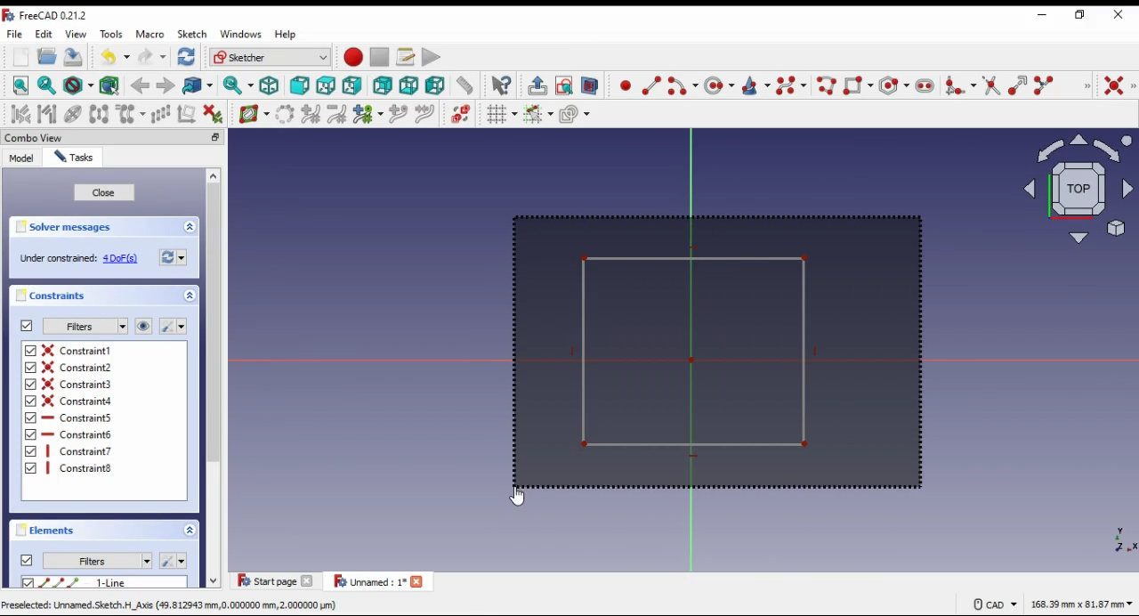  Describe the element at coordinates (97, 561) in the screenshot. I see `filters` at that location.